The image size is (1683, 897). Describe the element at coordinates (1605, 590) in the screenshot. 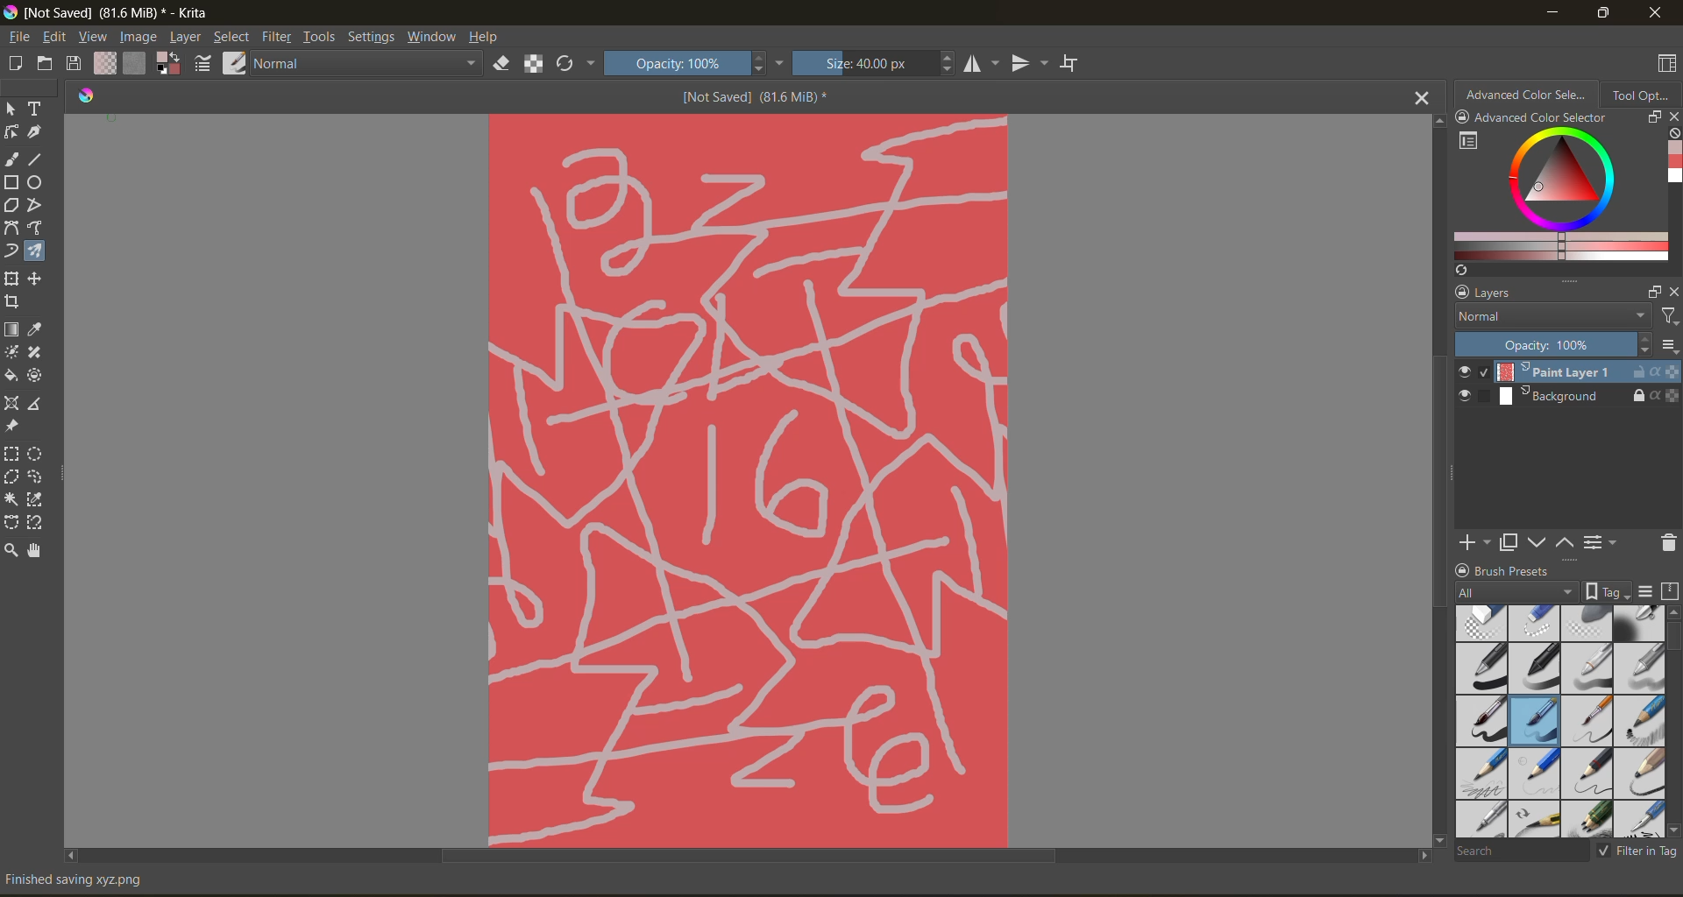

I see `show tag` at that location.